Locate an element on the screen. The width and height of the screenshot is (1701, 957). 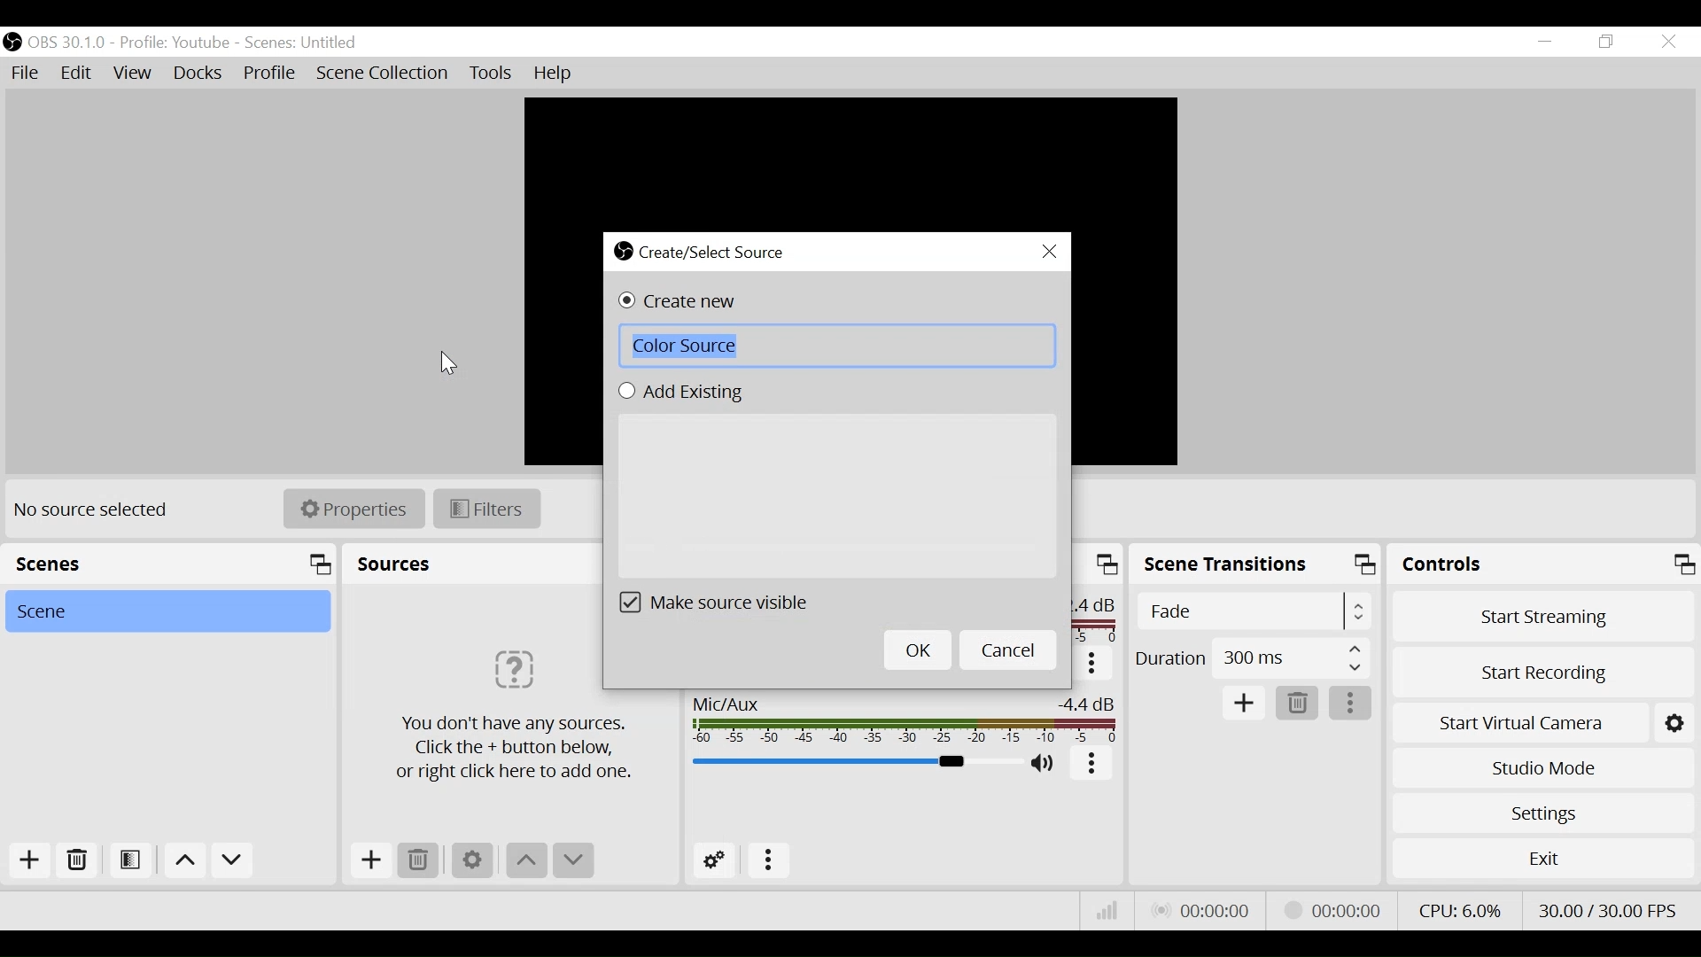
Add is located at coordinates (371, 860).